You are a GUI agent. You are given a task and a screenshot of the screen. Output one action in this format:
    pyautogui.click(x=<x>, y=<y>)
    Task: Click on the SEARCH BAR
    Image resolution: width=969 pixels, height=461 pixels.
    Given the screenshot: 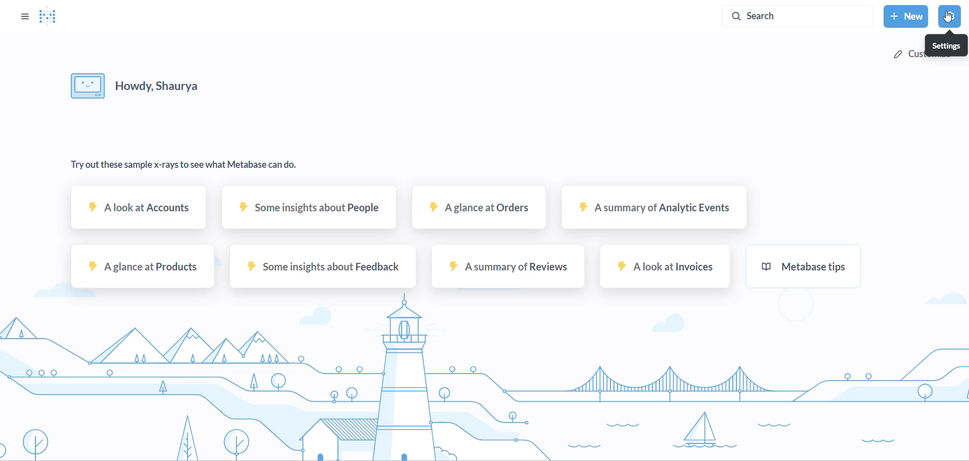 What is the action you would take?
    pyautogui.click(x=792, y=15)
    